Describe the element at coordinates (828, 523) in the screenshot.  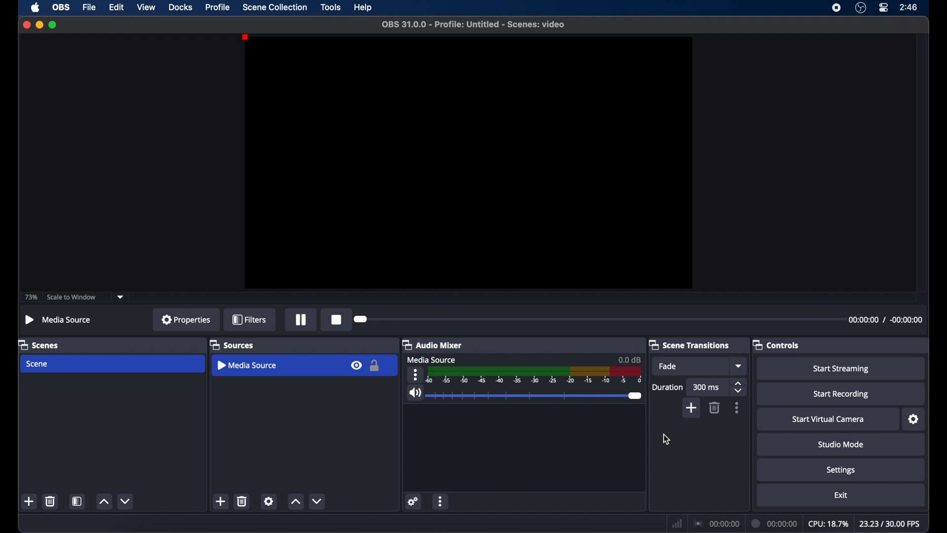
I see `cpu` at that location.